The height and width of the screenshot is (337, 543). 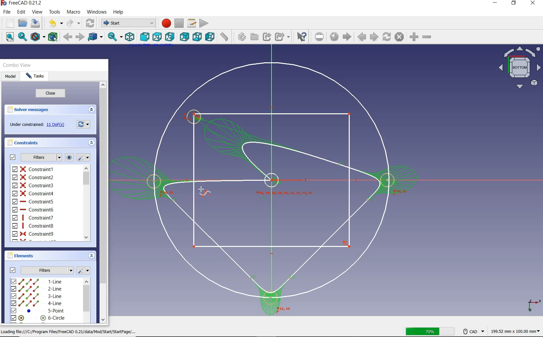 What do you see at coordinates (34, 193) in the screenshot?
I see `constraint4` at bounding box center [34, 193].